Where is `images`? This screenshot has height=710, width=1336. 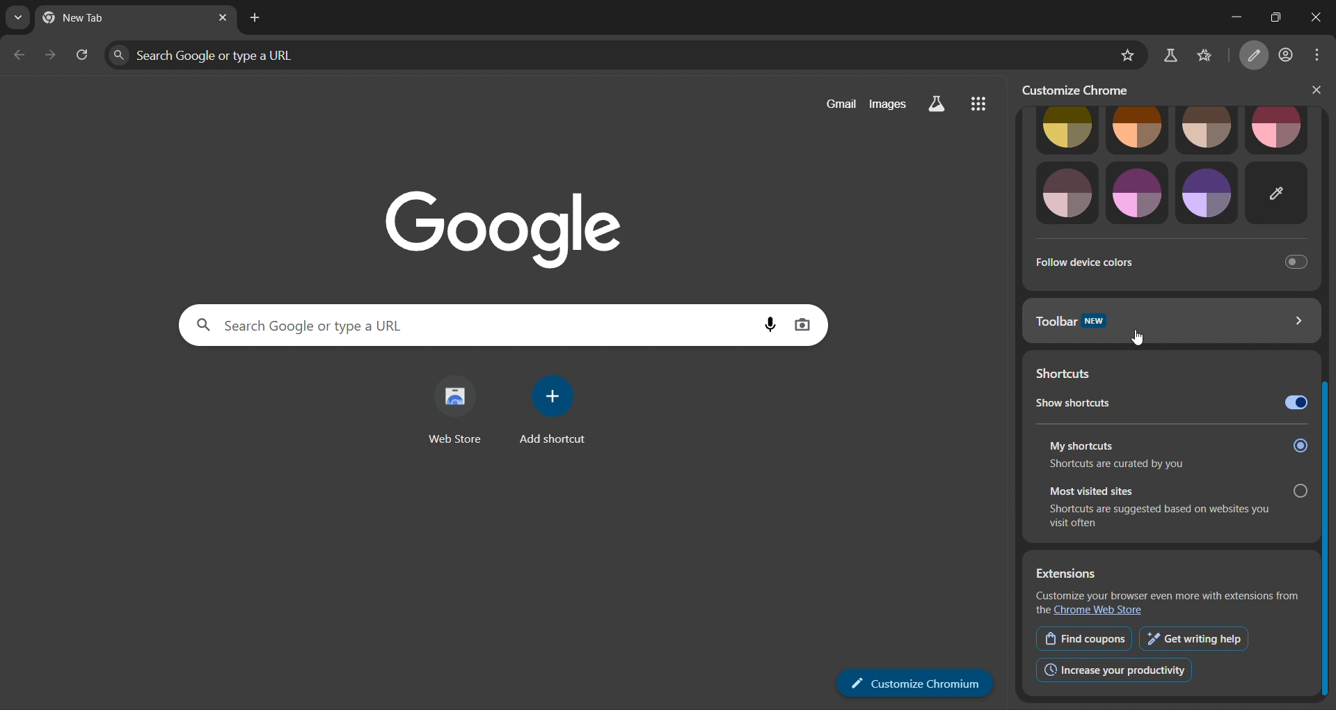
images is located at coordinates (891, 104).